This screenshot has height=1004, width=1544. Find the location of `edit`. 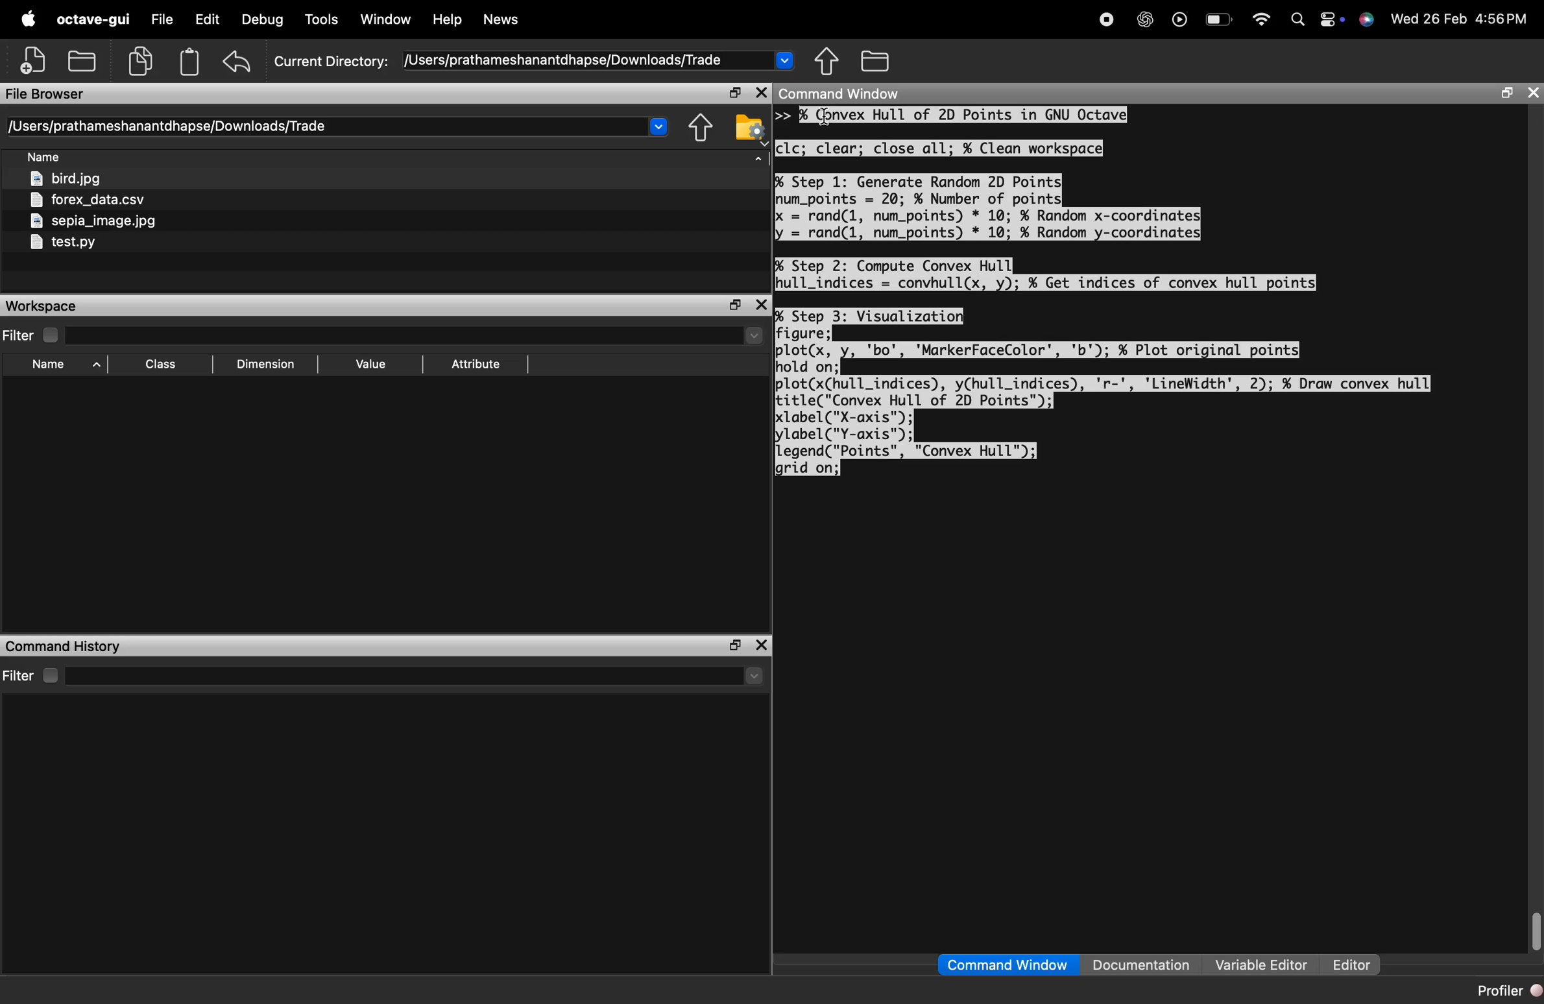

edit is located at coordinates (209, 19).